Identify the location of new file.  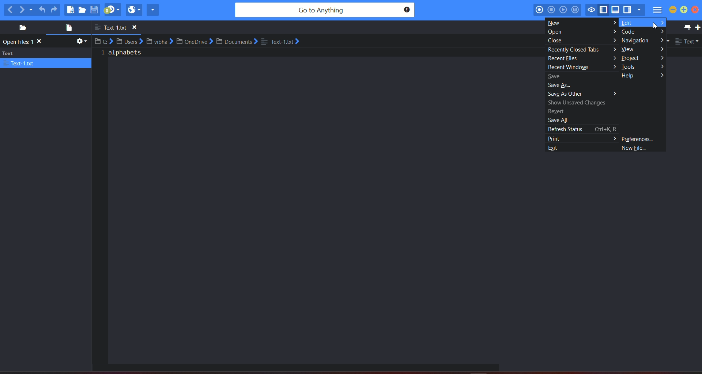
(70, 9).